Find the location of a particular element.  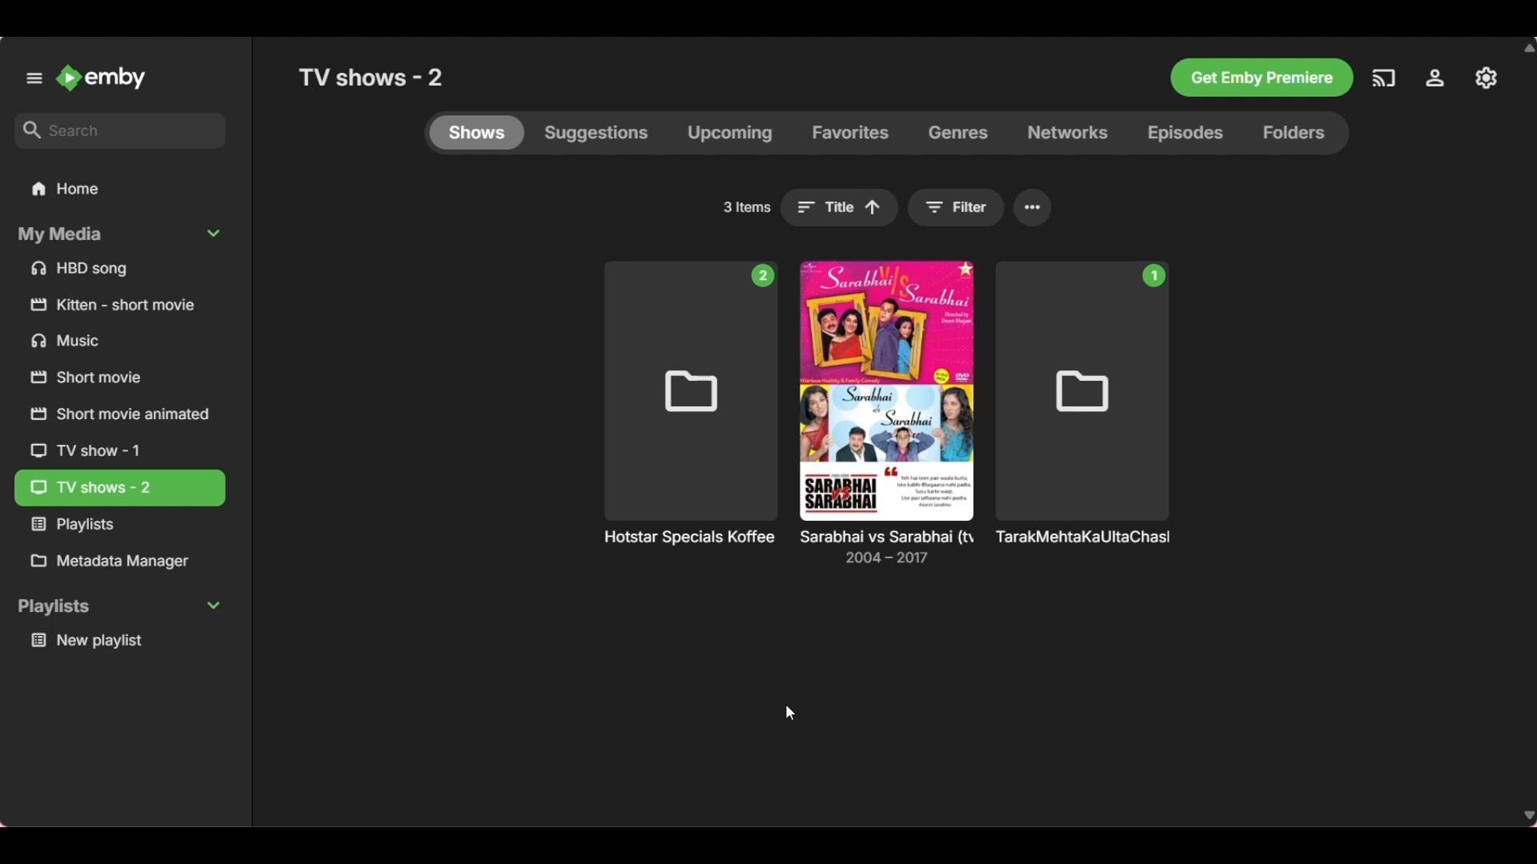

cursor is located at coordinates (790, 708).